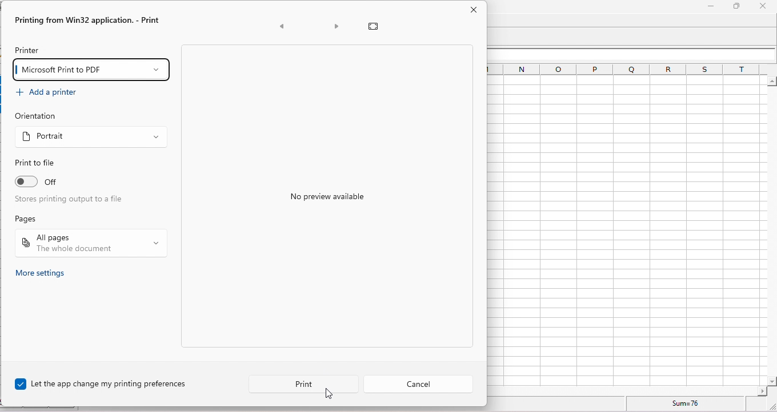 Image resolution: width=777 pixels, height=412 pixels. What do you see at coordinates (301, 383) in the screenshot?
I see `print` at bounding box center [301, 383].